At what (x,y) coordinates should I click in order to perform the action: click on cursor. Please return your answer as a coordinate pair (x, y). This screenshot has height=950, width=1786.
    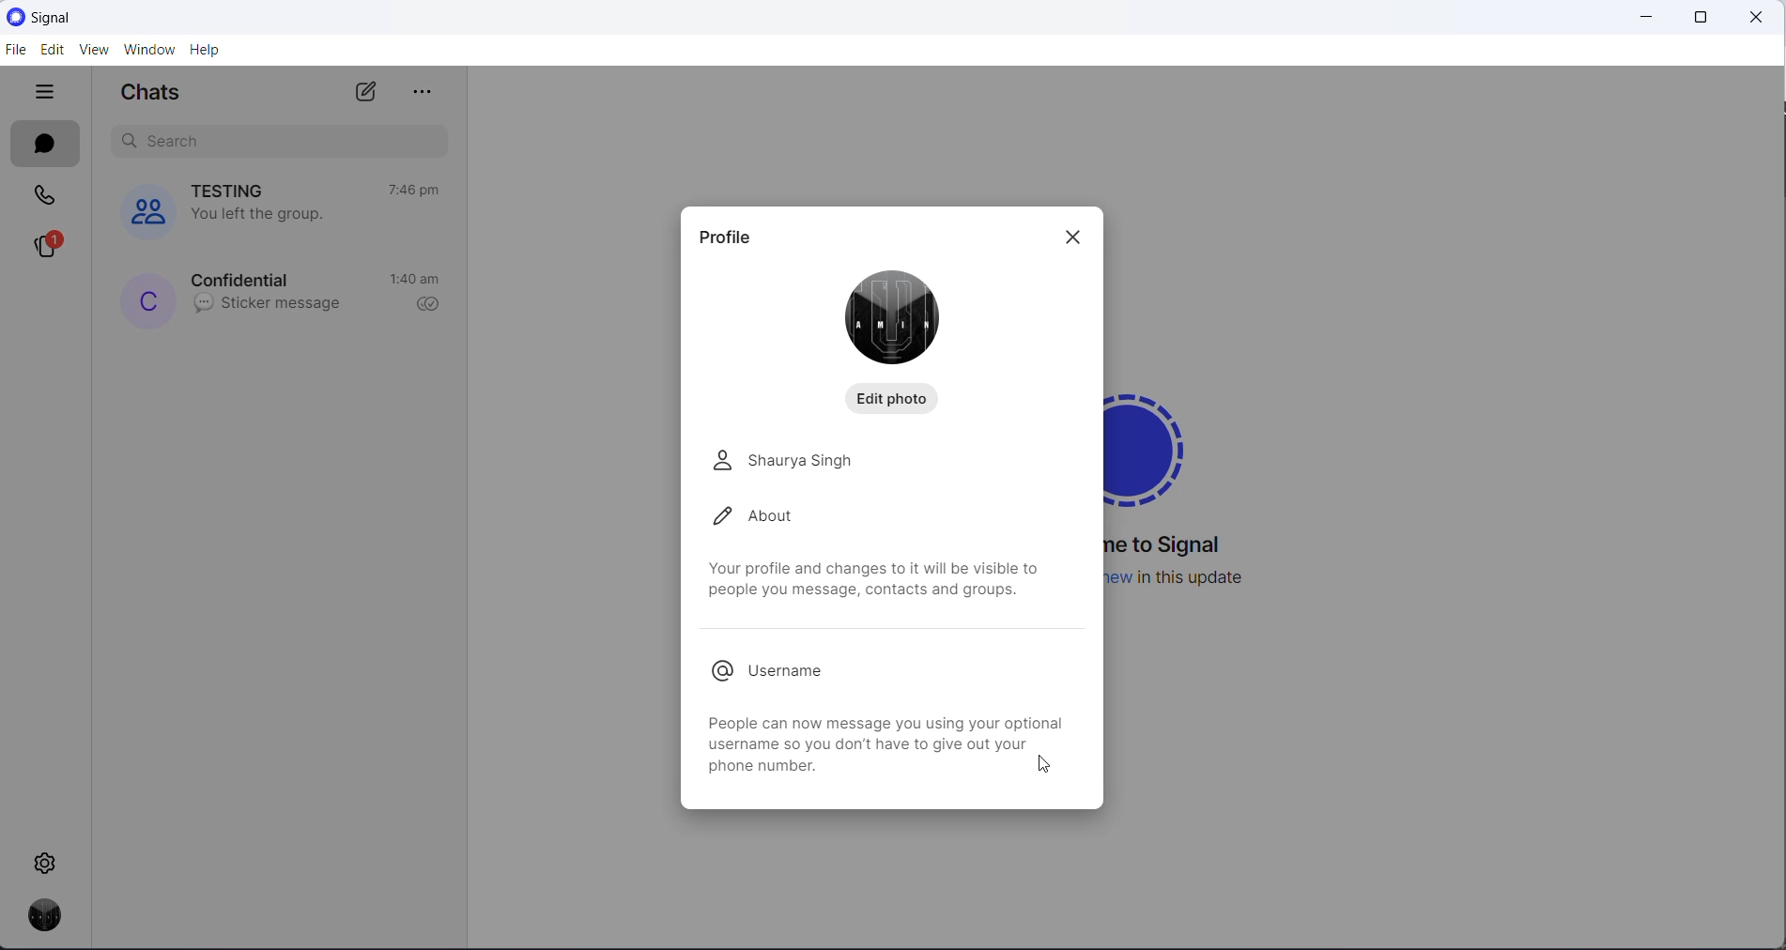
    Looking at the image, I should click on (1049, 768).